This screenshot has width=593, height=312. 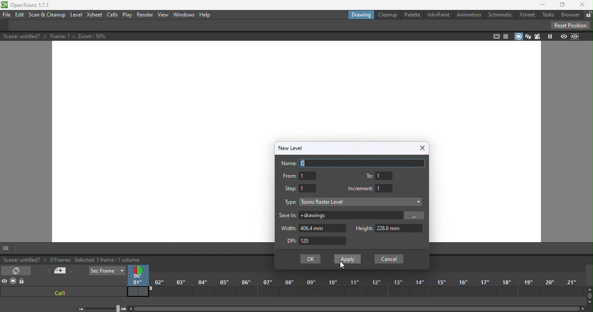 What do you see at coordinates (21, 260) in the screenshot?
I see `scene: untitled7` at bounding box center [21, 260].